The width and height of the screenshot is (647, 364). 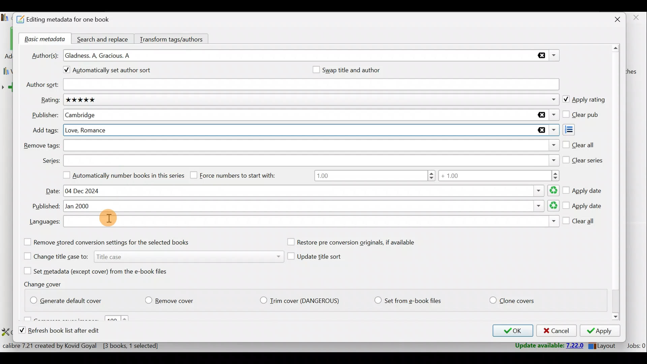 What do you see at coordinates (104, 271) in the screenshot?
I see `Set metadata (except cover) from the e-book files` at bounding box center [104, 271].